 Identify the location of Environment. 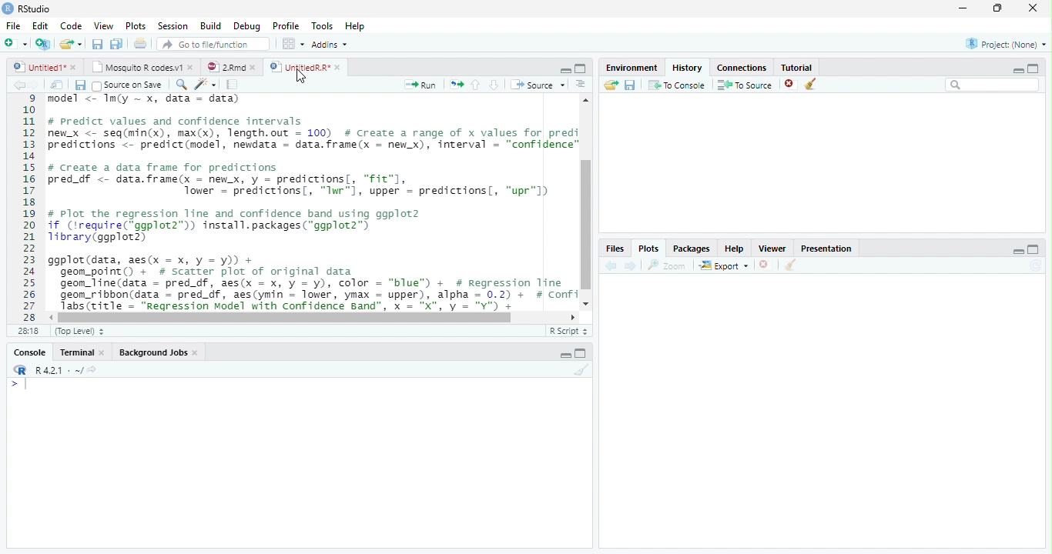
(632, 68).